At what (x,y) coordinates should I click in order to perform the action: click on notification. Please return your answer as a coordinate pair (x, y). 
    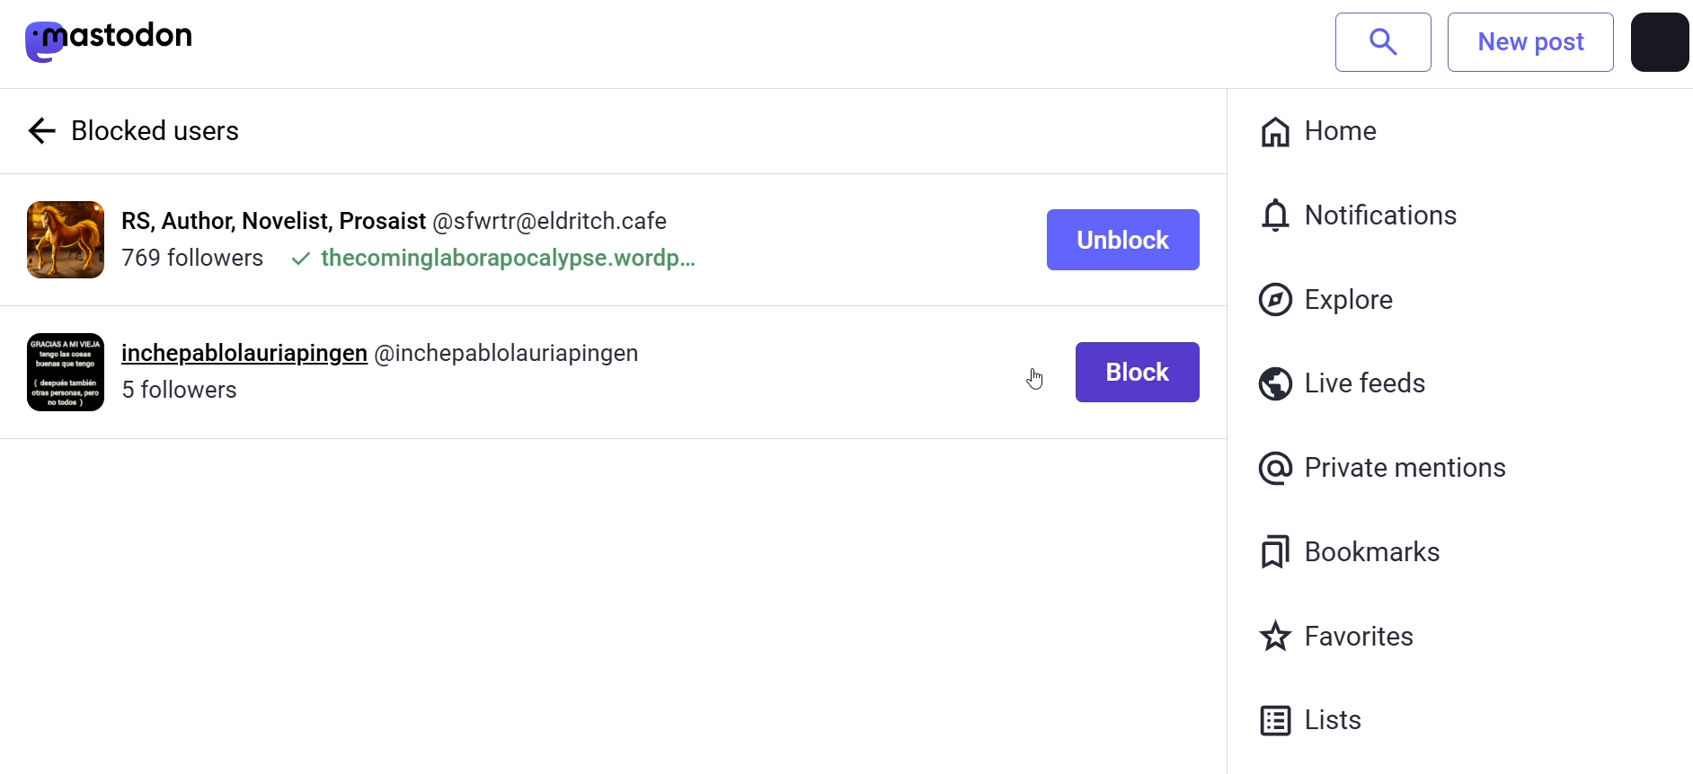
    Looking at the image, I should click on (1353, 212).